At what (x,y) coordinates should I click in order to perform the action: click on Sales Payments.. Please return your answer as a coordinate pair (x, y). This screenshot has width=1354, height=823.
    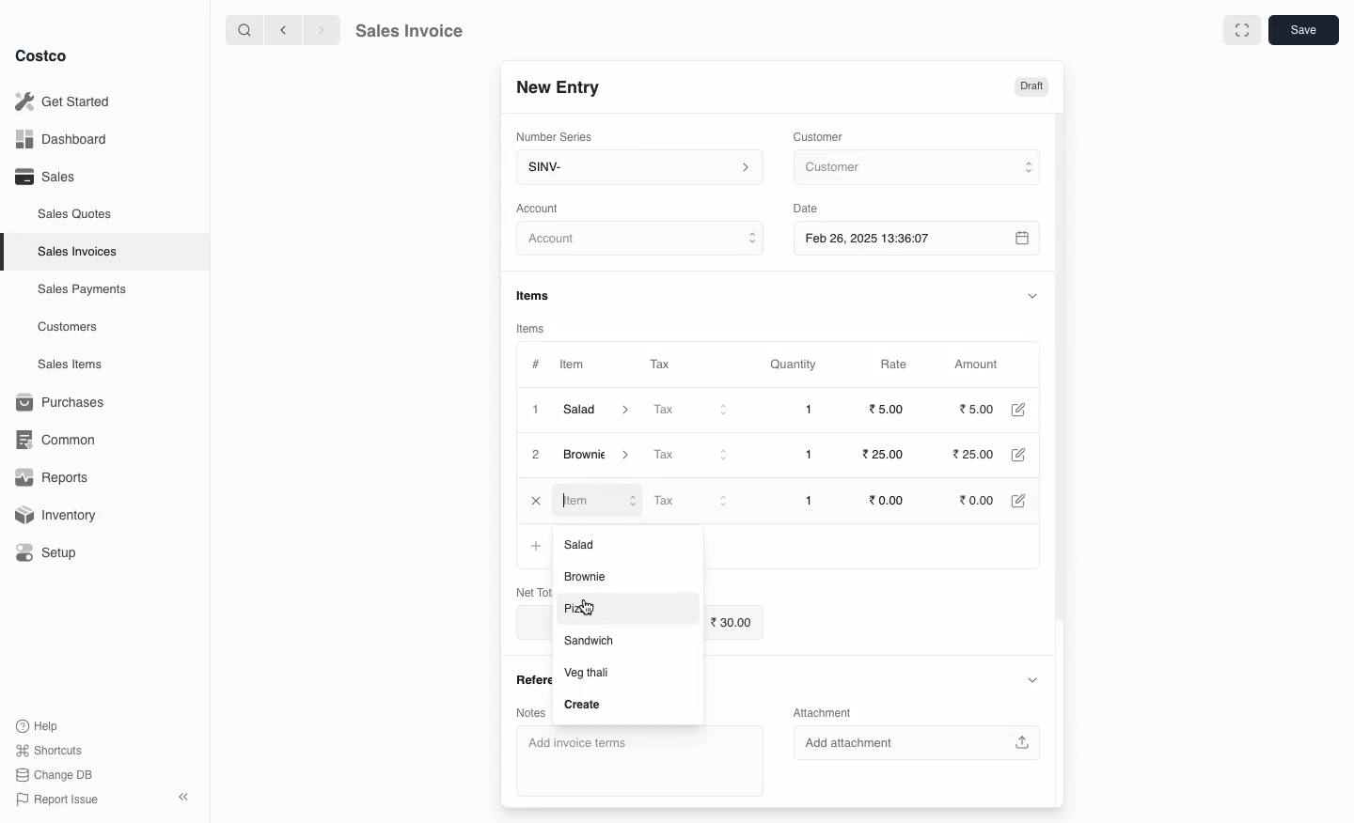
    Looking at the image, I should click on (84, 291).